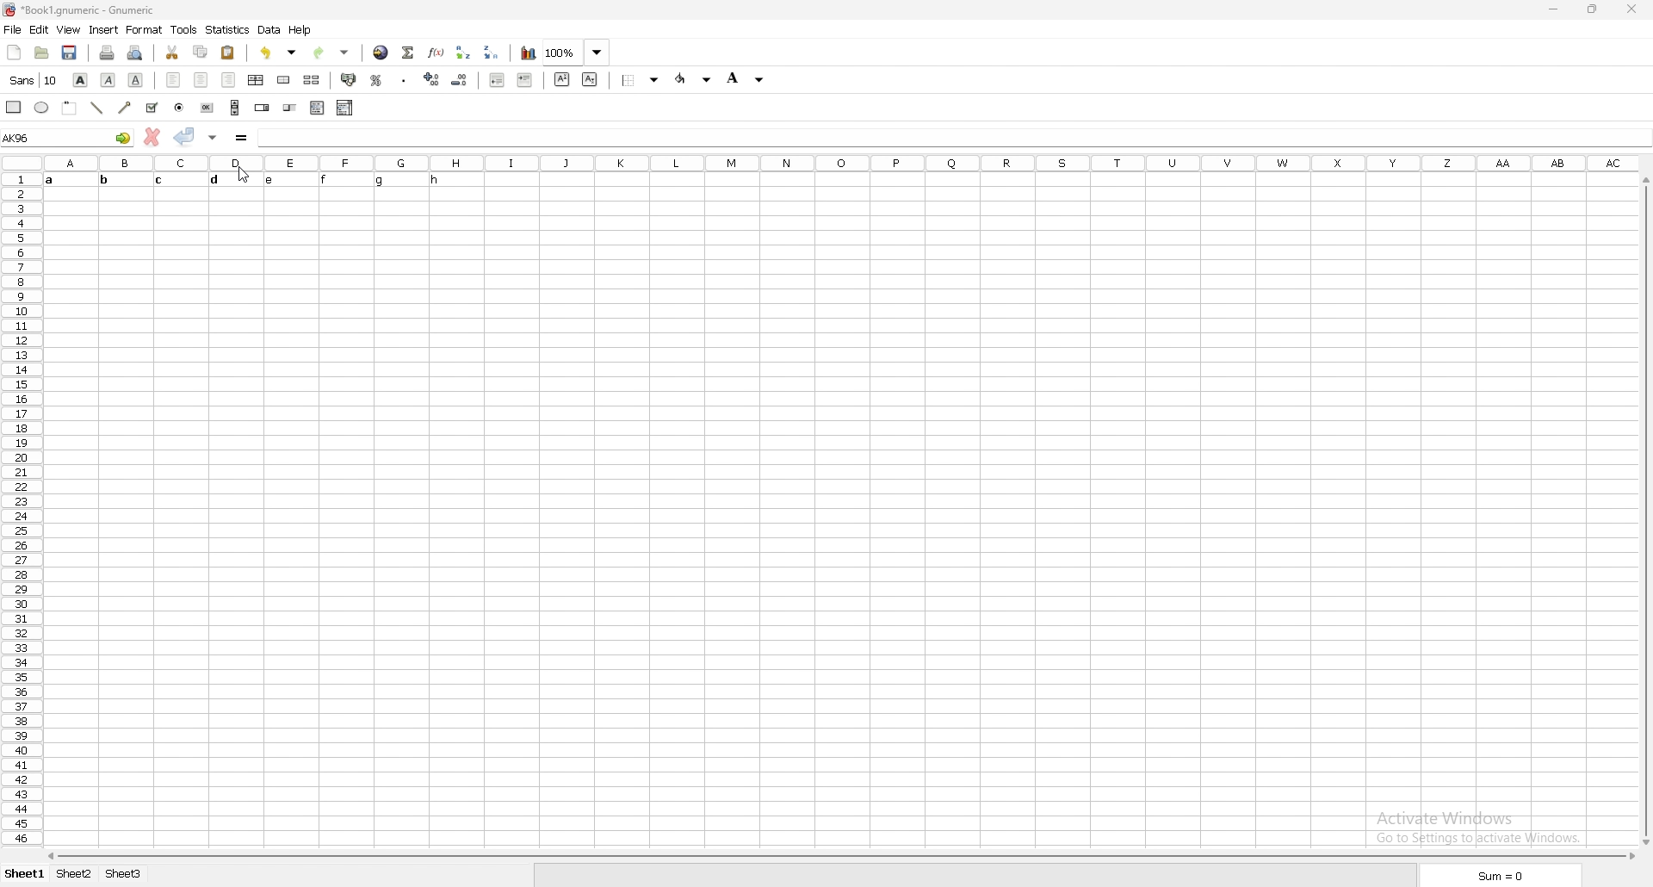 The image size is (1653, 887). Describe the element at coordinates (246, 182) in the screenshot. I see `TEXT` at that location.